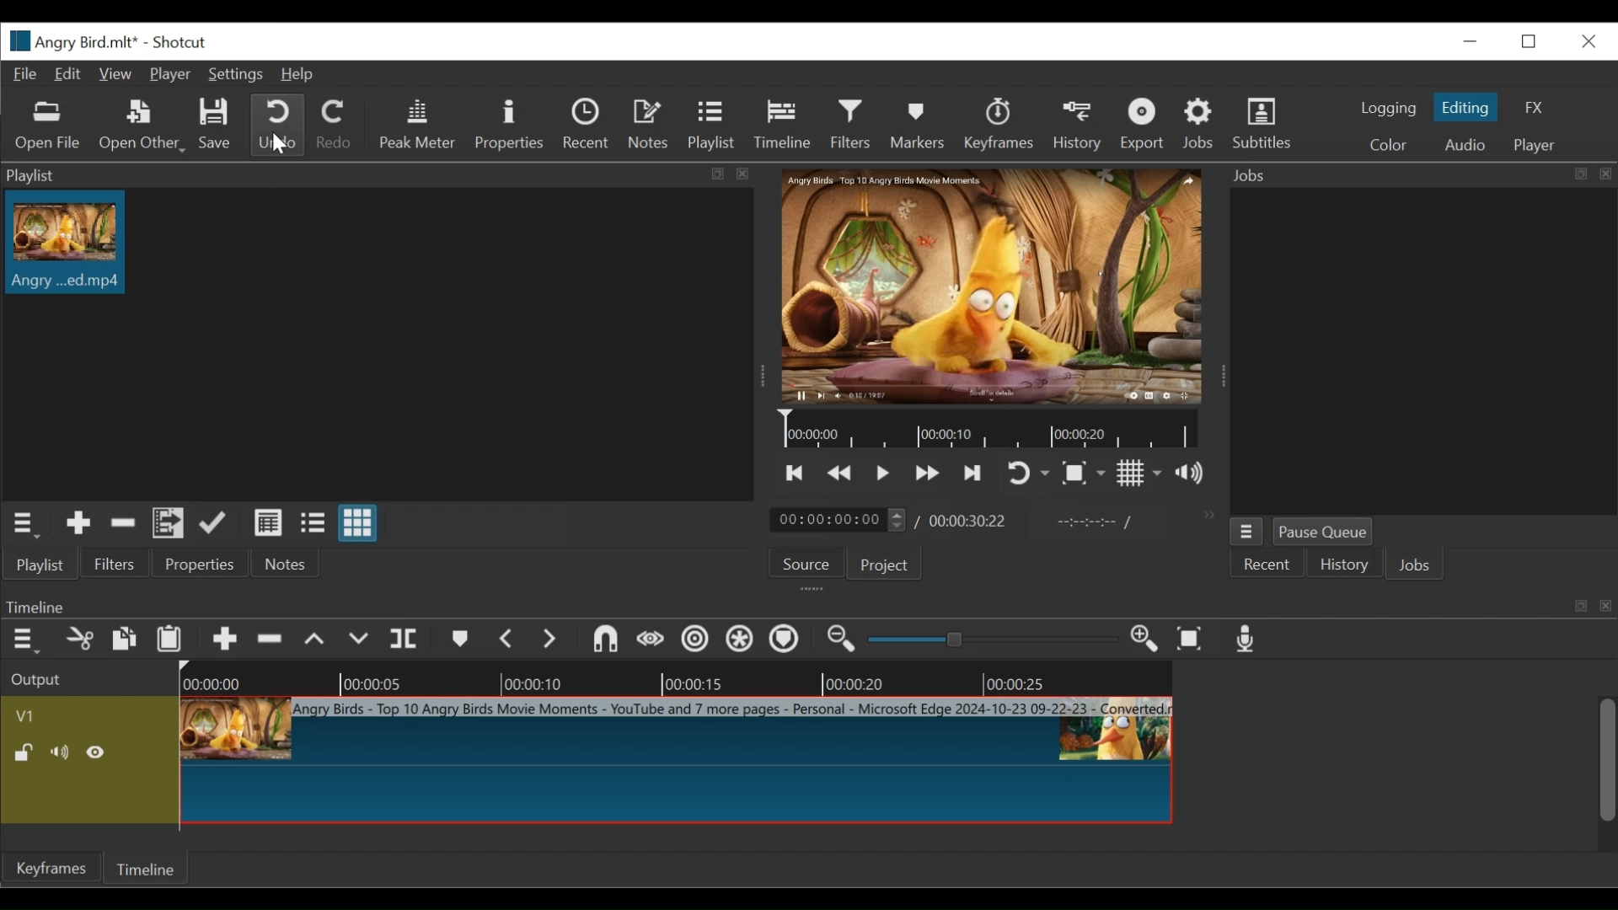 The width and height of the screenshot is (1618, 910). I want to click on zoom timeline out, so click(844, 640).